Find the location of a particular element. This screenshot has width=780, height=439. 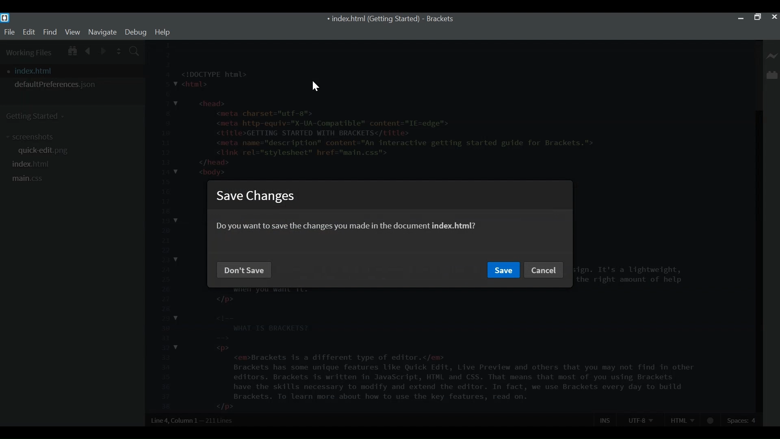

Cancel is located at coordinates (544, 270).